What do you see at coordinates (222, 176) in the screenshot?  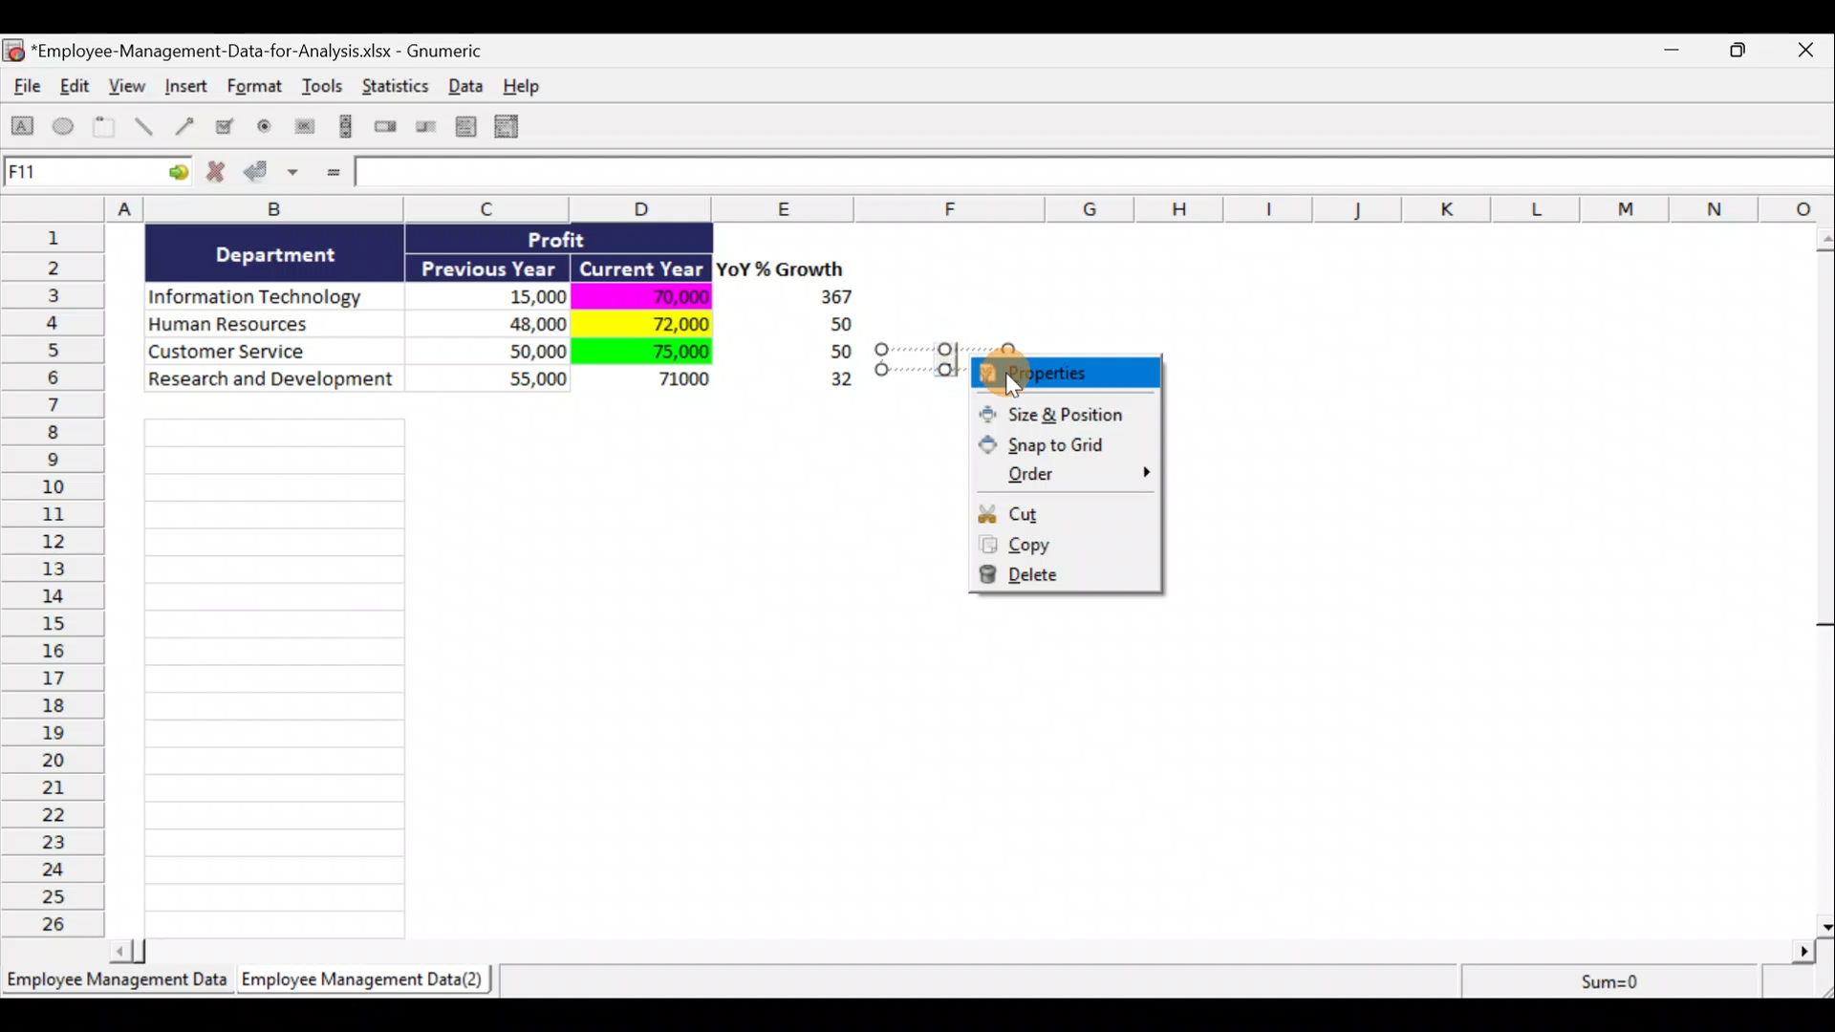 I see `Cancel change` at bounding box center [222, 176].